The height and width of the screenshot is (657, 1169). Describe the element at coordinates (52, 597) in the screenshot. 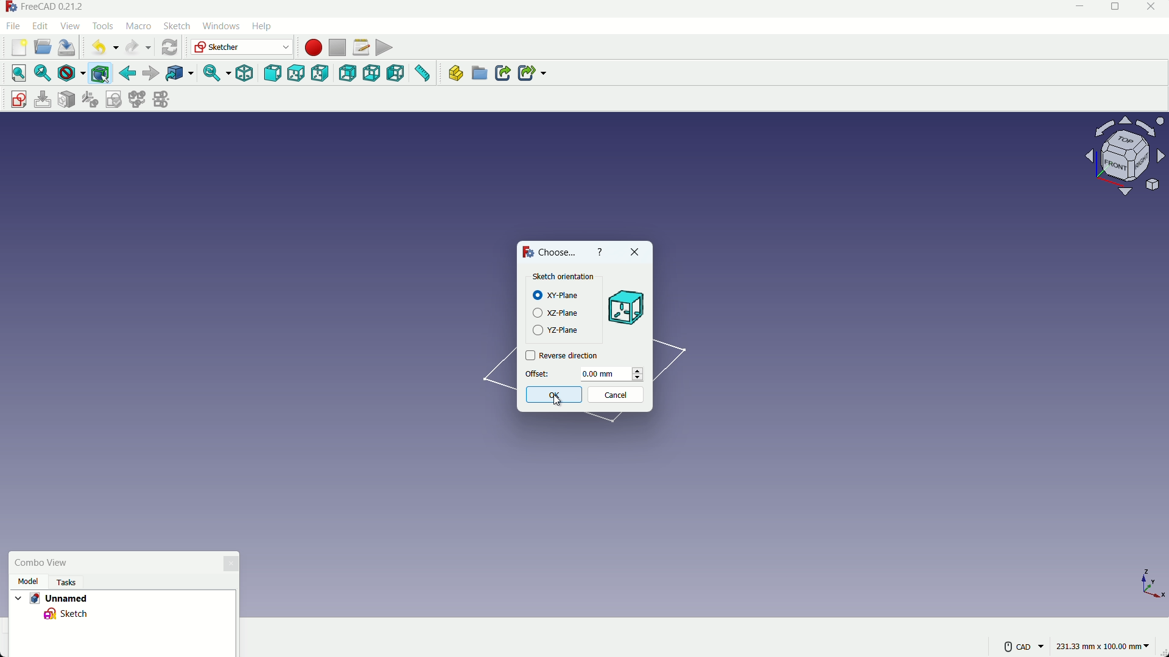

I see `project name - Unnamed` at that location.